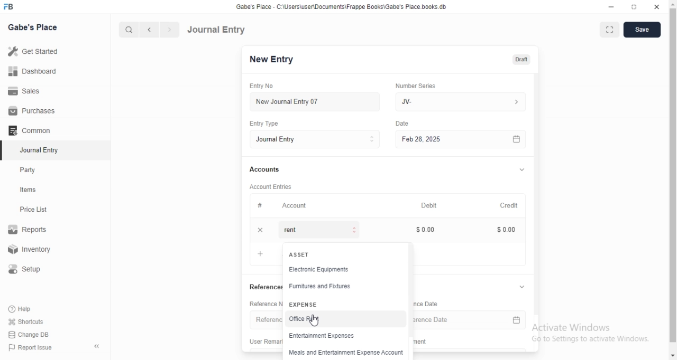 The width and height of the screenshot is (677, 360). I want to click on Attachment, so click(424, 342).